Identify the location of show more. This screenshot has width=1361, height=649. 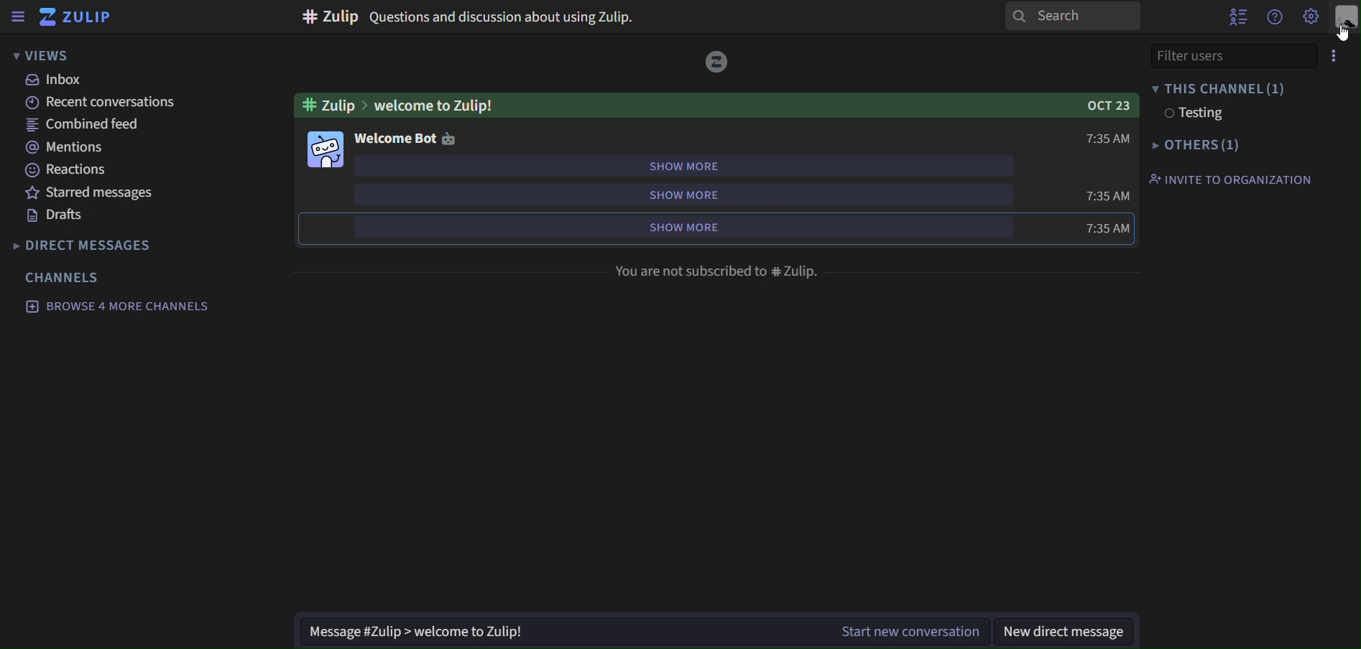
(702, 195).